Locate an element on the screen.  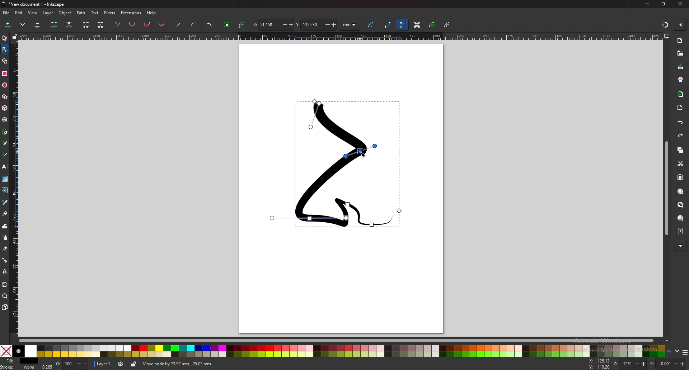
filters is located at coordinates (110, 12).